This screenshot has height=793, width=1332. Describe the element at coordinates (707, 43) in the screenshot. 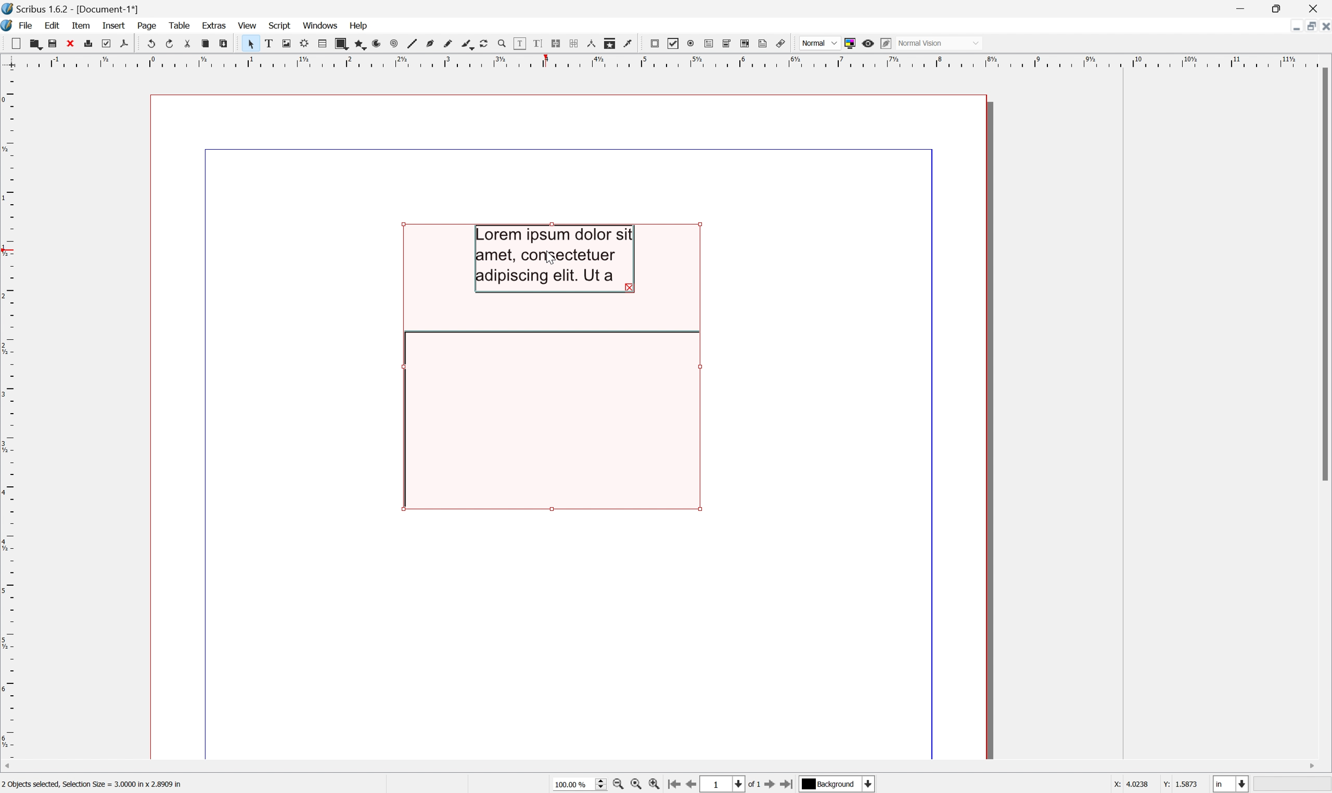

I see `PDF text field` at that location.